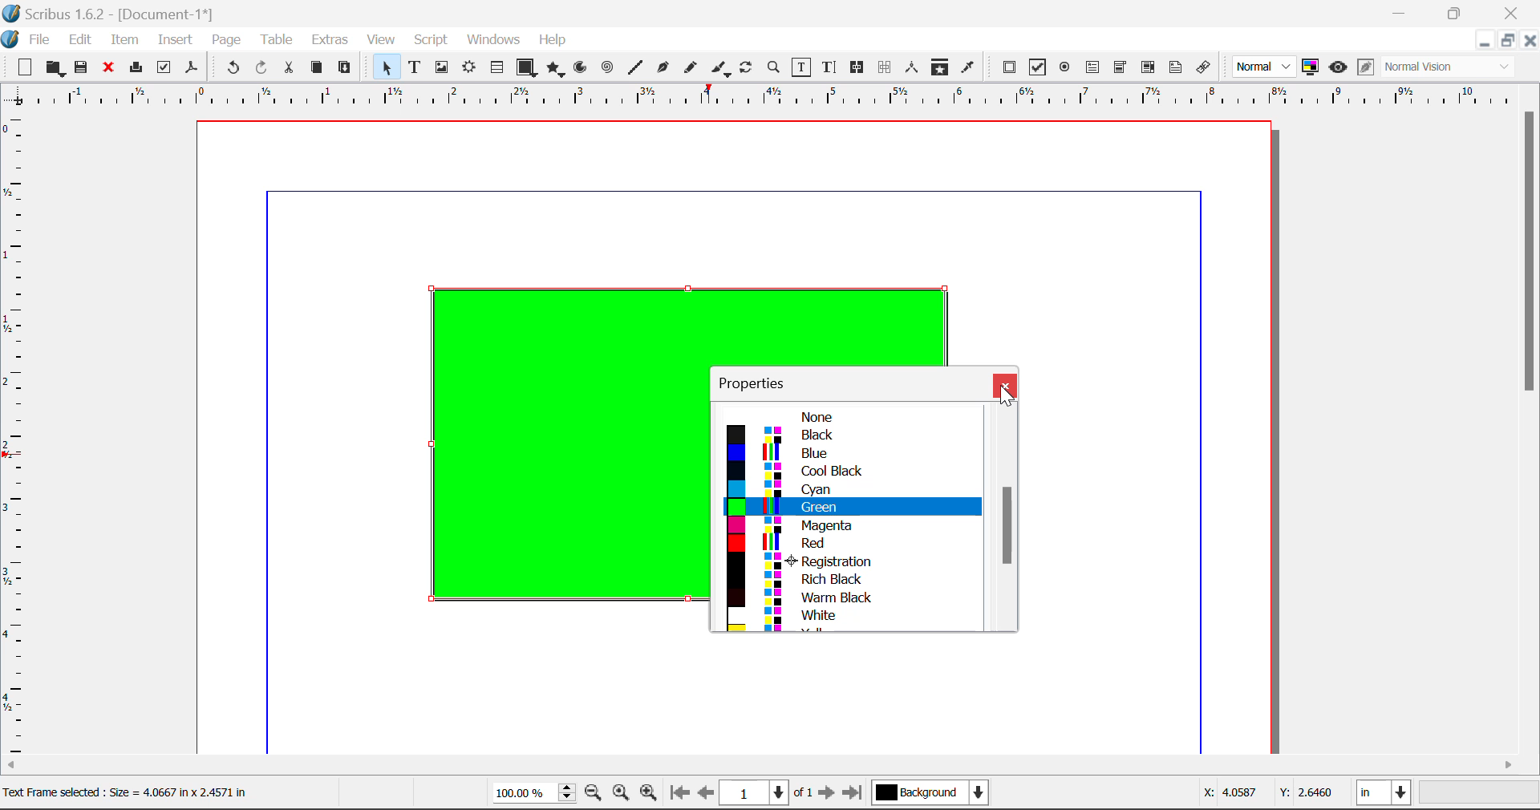 This screenshot has height=810, width=1540. What do you see at coordinates (109, 68) in the screenshot?
I see `Discard` at bounding box center [109, 68].